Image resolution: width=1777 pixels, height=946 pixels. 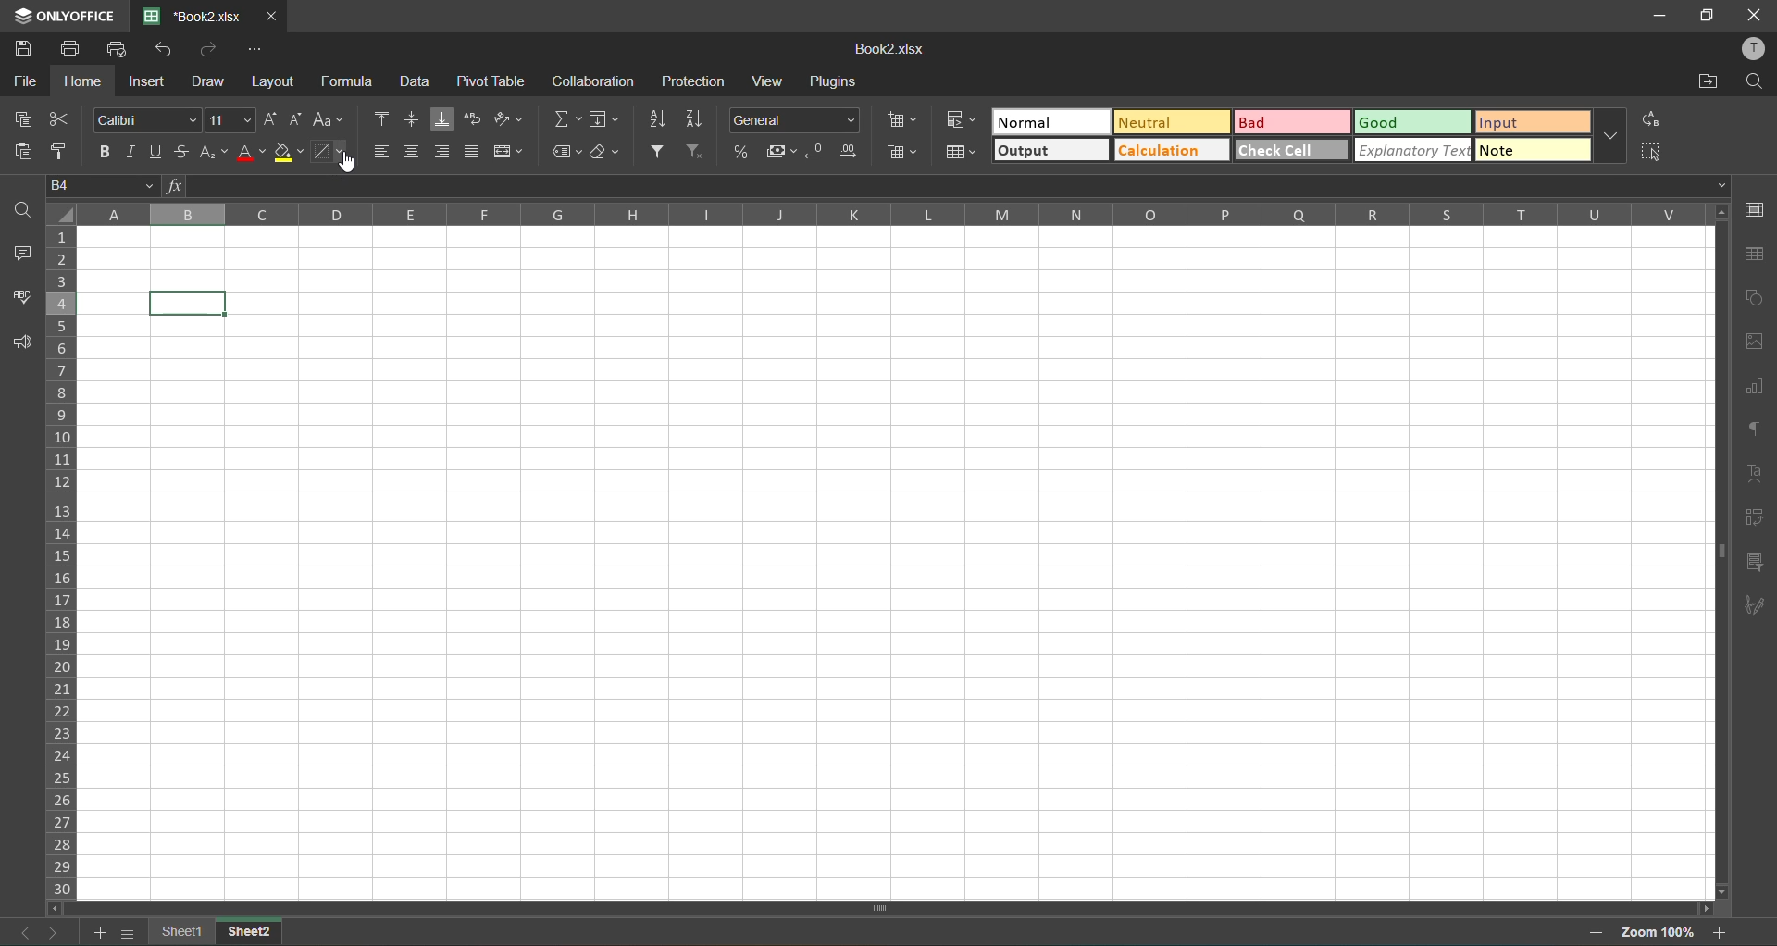 What do you see at coordinates (492, 83) in the screenshot?
I see `pivot table` at bounding box center [492, 83].